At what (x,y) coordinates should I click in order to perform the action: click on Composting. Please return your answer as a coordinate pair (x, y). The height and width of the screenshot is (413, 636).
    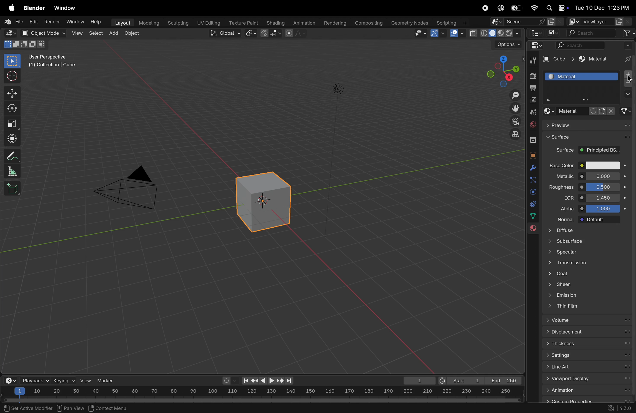
    Looking at the image, I should click on (369, 23).